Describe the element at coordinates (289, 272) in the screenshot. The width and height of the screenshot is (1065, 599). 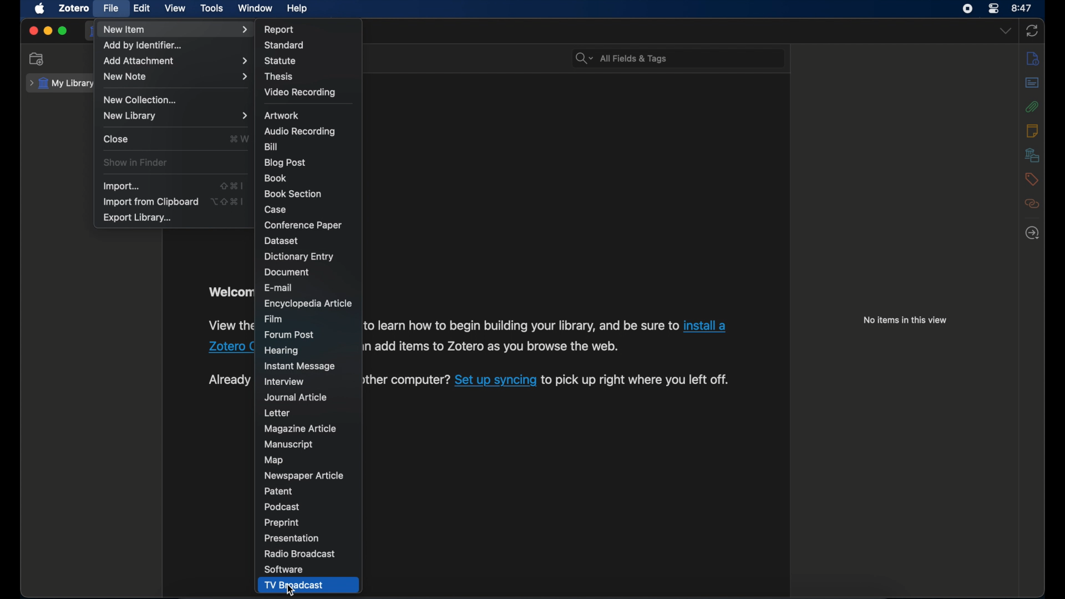
I see `document` at that location.